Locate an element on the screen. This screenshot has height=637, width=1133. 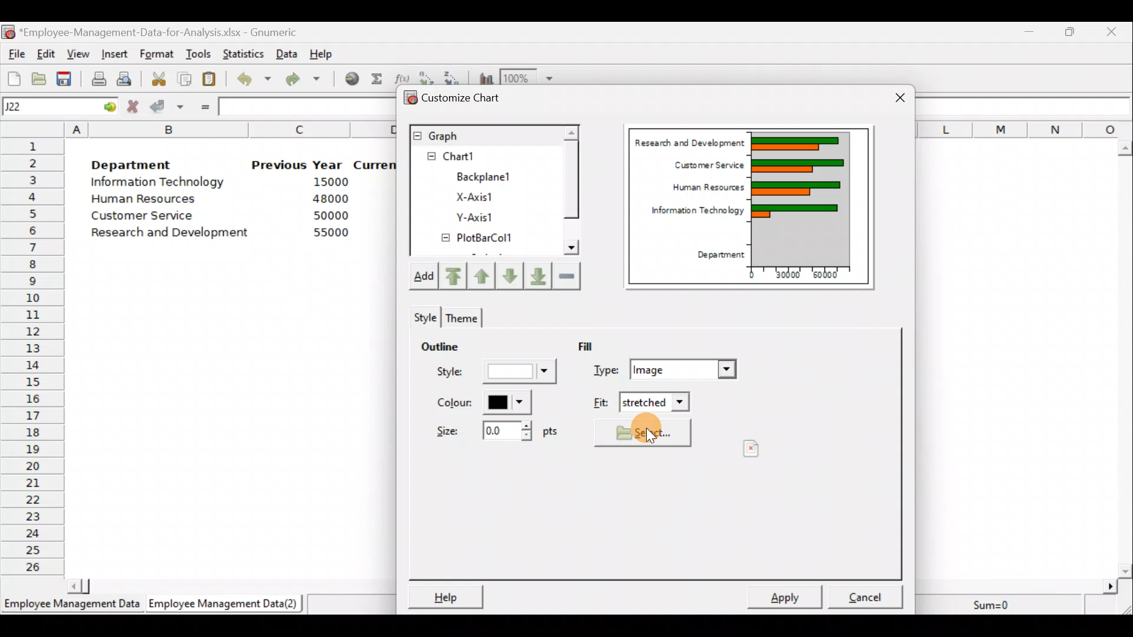
Information Technology is located at coordinates (158, 184).